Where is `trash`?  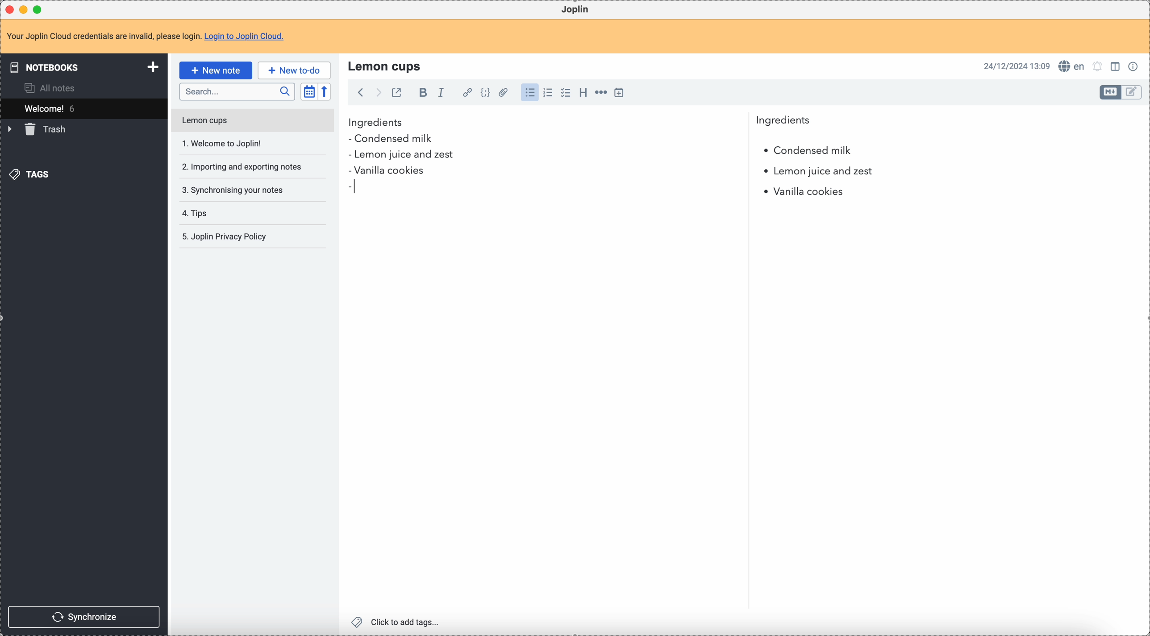
trash is located at coordinates (38, 129).